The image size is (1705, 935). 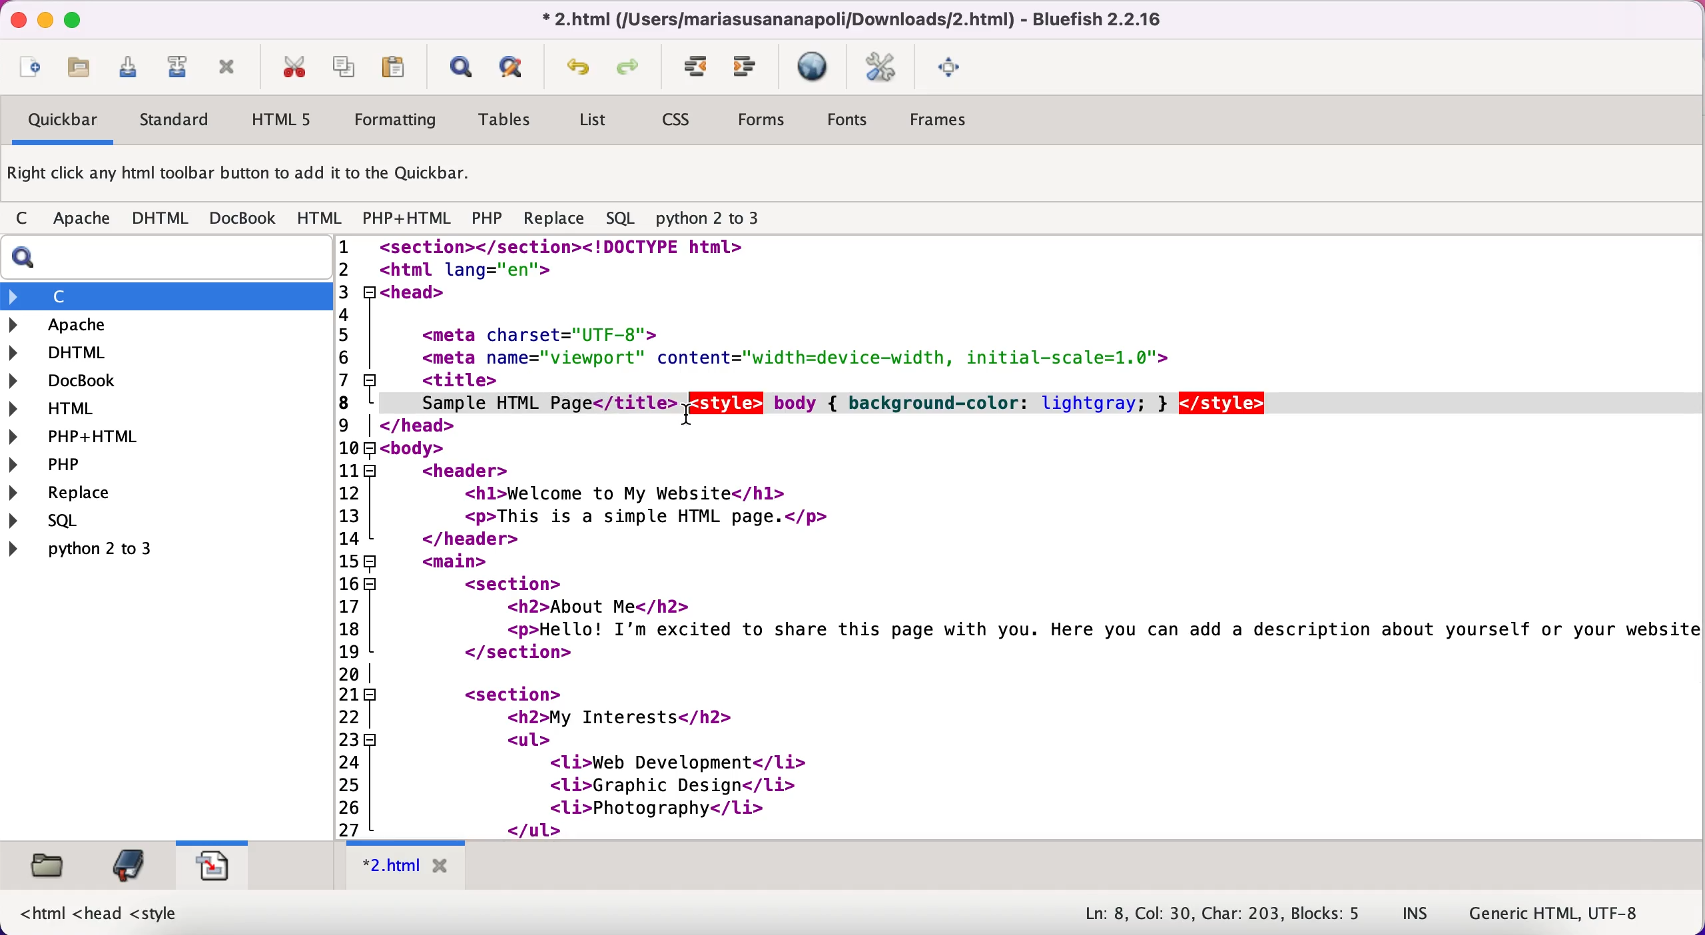 I want to click on sql, so click(x=105, y=520).